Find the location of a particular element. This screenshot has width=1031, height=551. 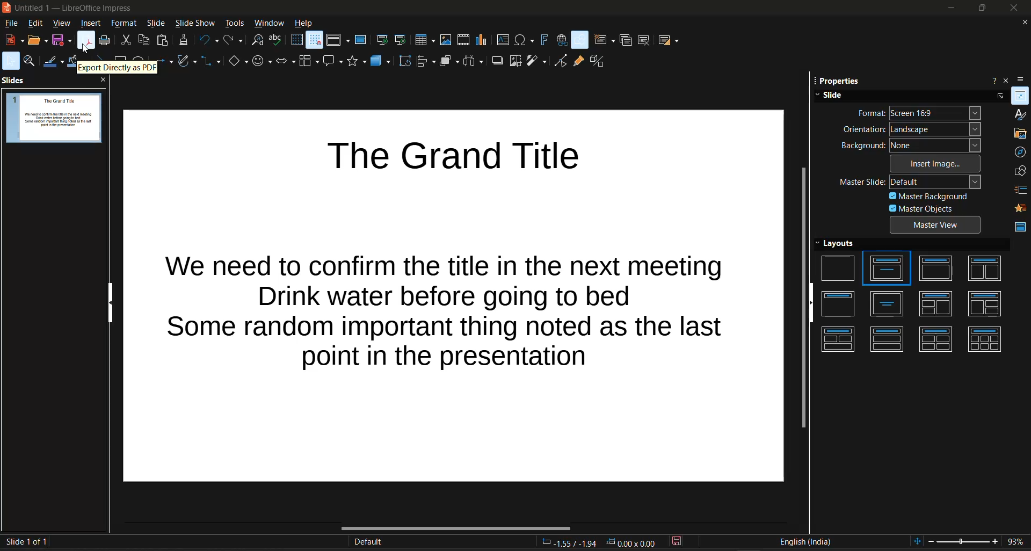

cut is located at coordinates (126, 39).